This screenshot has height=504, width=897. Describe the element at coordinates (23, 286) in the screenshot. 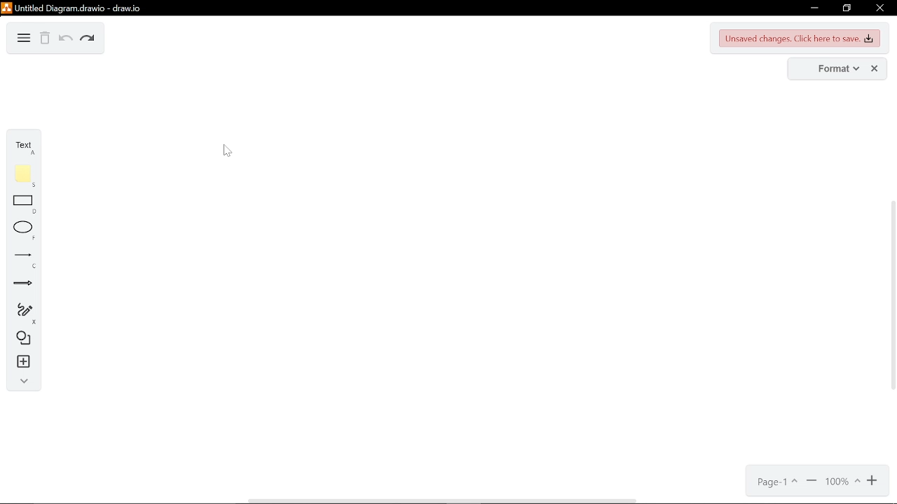

I see `arrows` at that location.